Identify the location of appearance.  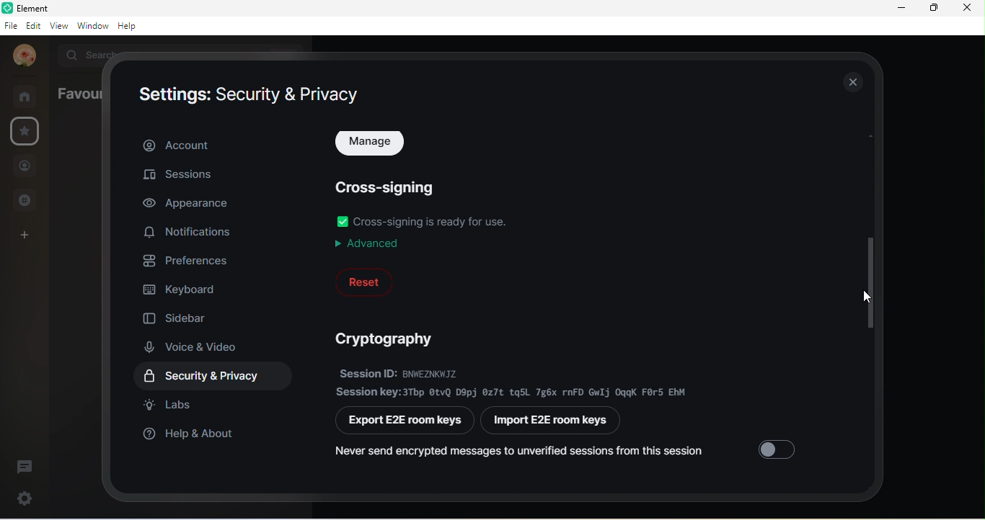
(187, 204).